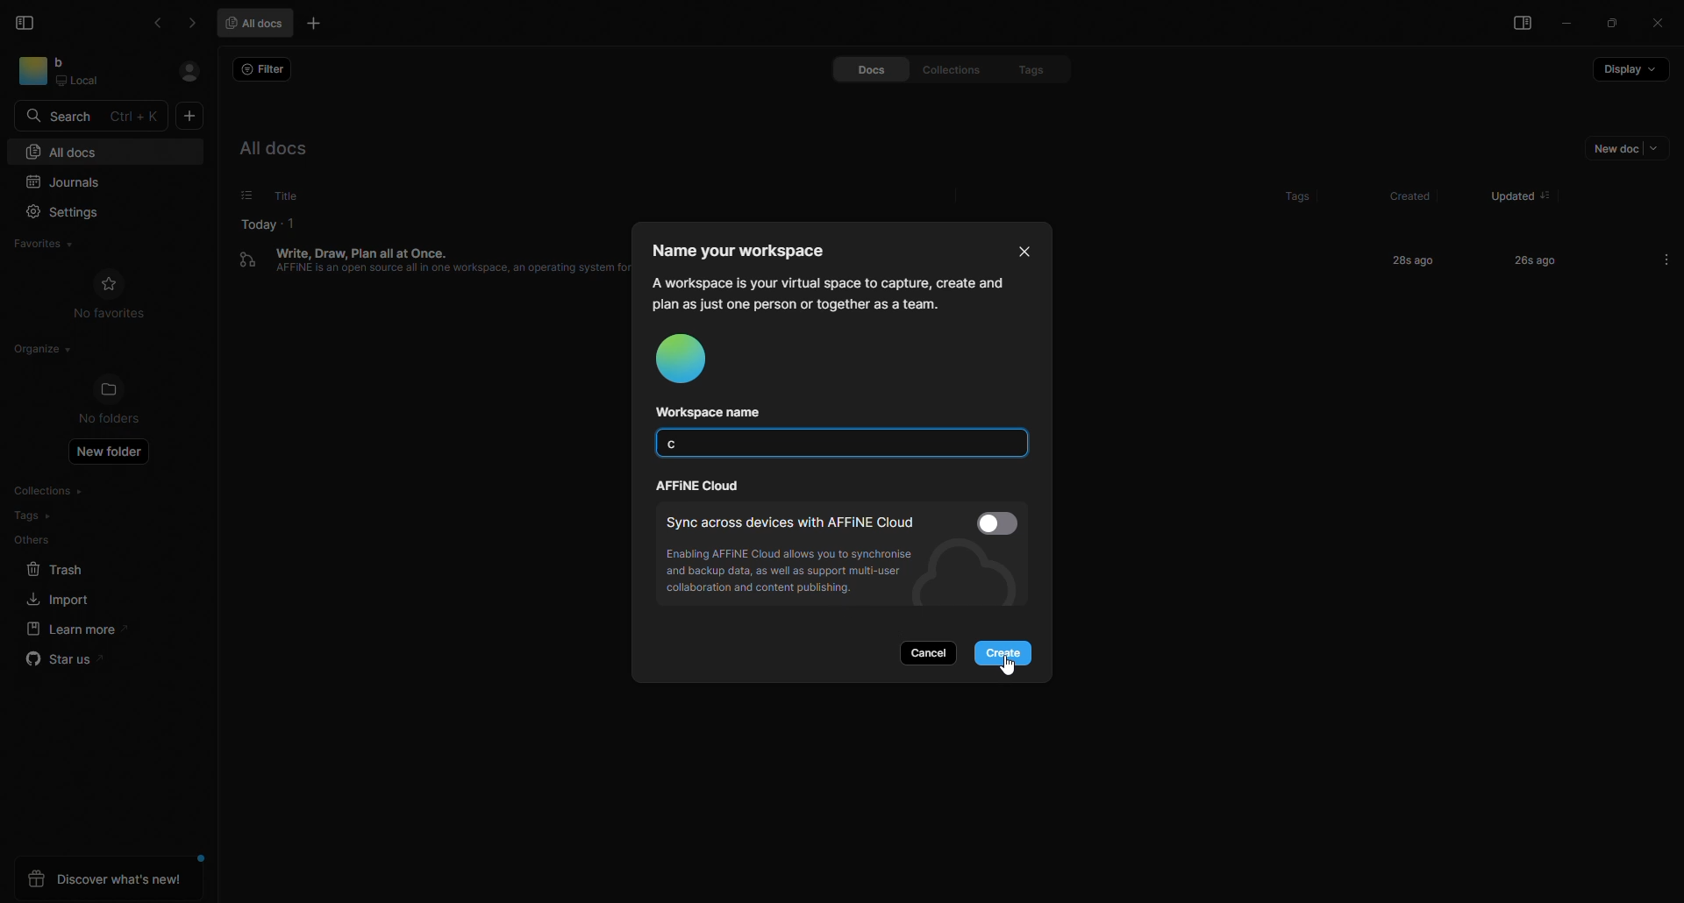 The height and width of the screenshot is (903, 1684). What do you see at coordinates (1618, 152) in the screenshot?
I see `new doc` at bounding box center [1618, 152].